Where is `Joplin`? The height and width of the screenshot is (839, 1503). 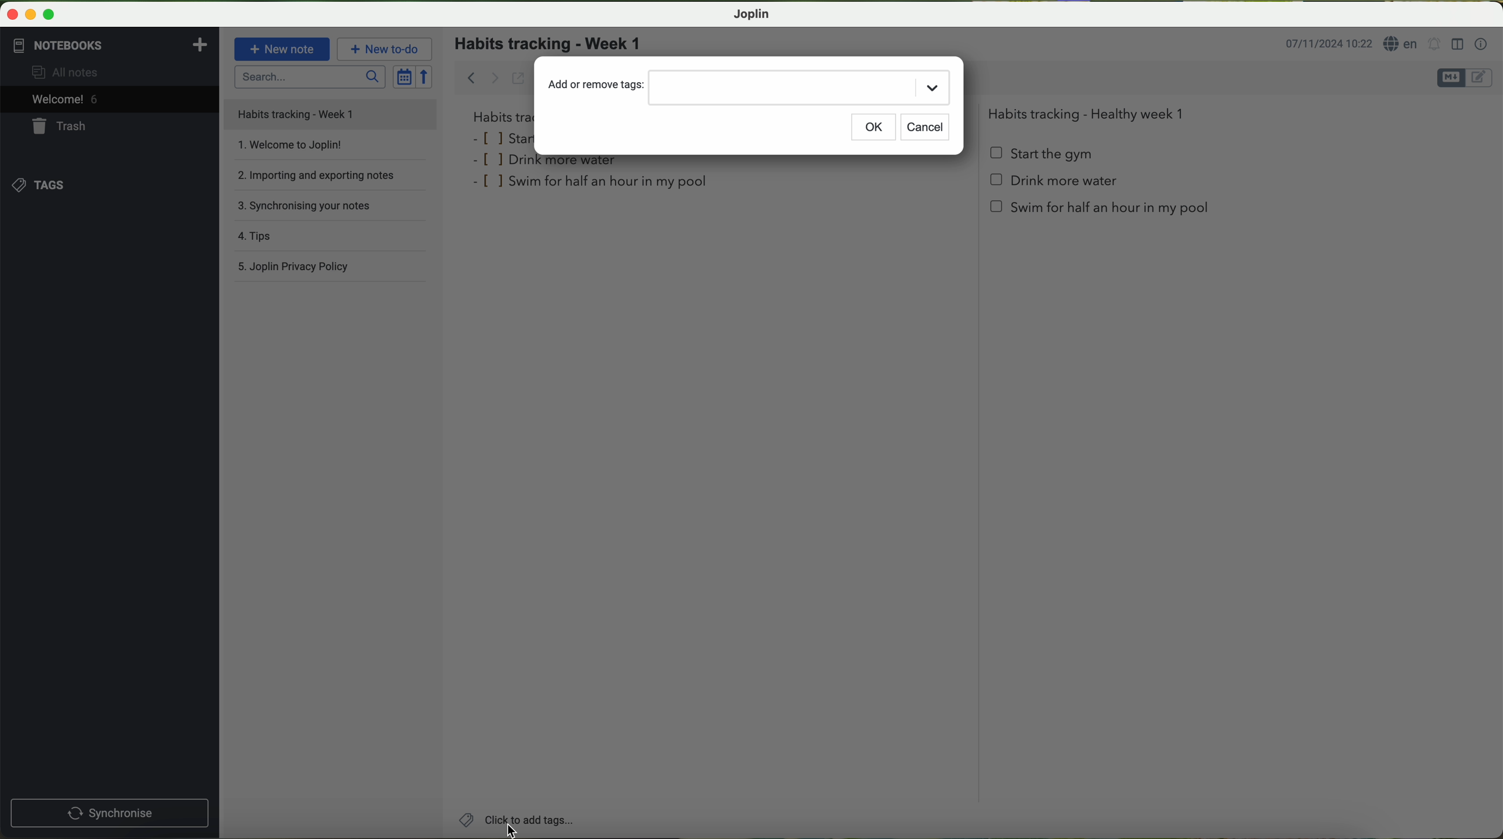
Joplin is located at coordinates (750, 15).